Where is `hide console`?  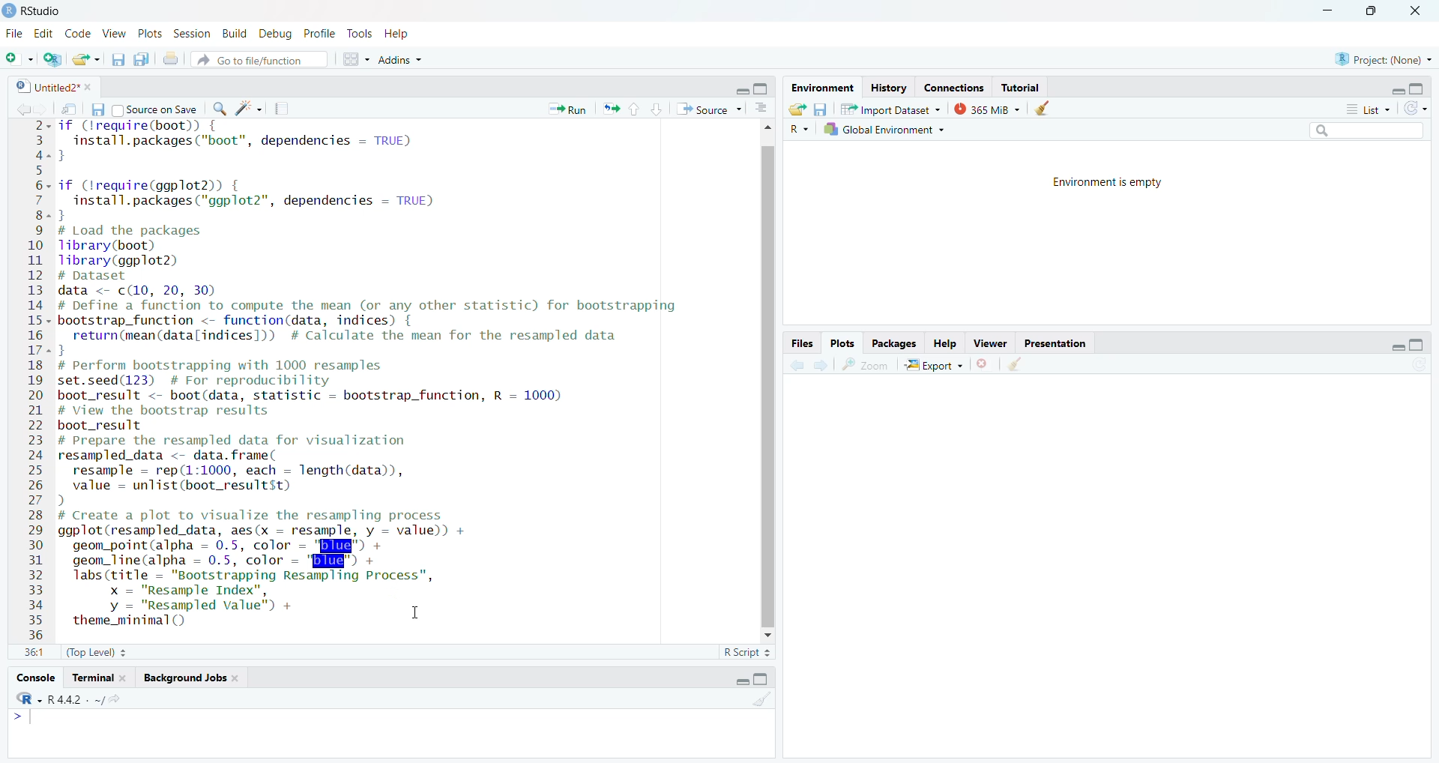 hide console is located at coordinates (762, 89).